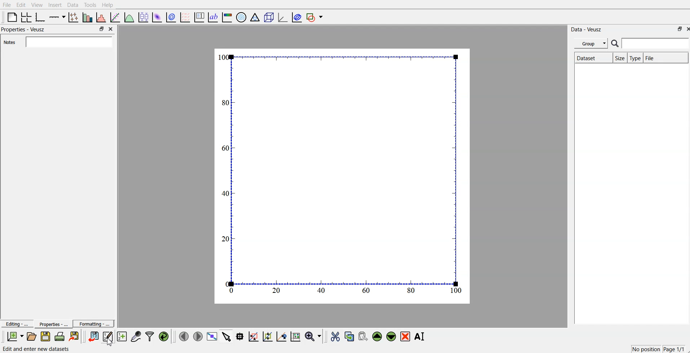 This screenshot has height=353, width=690. What do you see at coordinates (90, 5) in the screenshot?
I see `Tools` at bounding box center [90, 5].